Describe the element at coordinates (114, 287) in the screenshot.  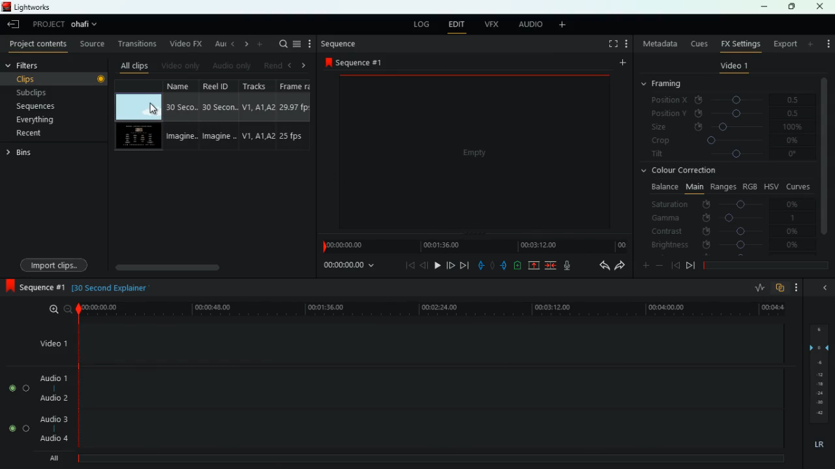
I see `explanation` at that location.